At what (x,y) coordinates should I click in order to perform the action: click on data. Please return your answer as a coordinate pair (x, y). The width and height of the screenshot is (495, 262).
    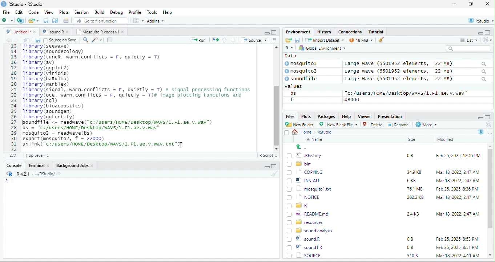
    Looking at the image, I should click on (290, 56).